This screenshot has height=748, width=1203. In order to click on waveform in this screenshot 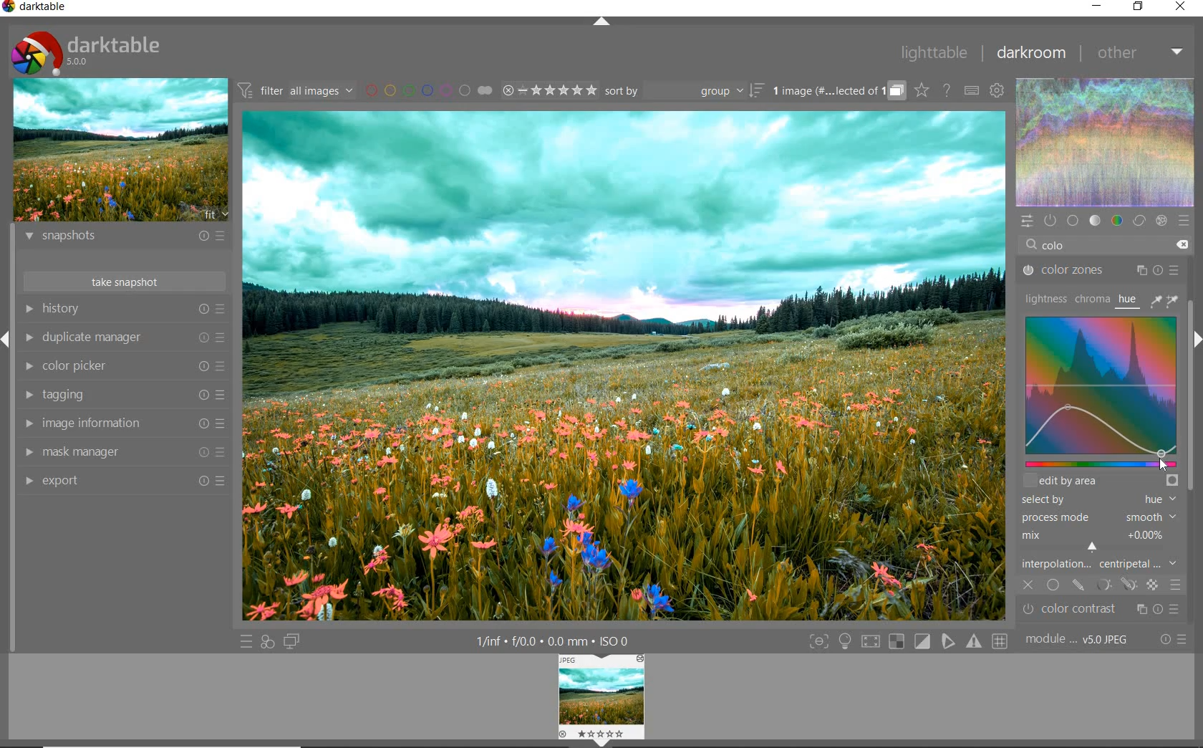, I will do `click(1106, 143)`.